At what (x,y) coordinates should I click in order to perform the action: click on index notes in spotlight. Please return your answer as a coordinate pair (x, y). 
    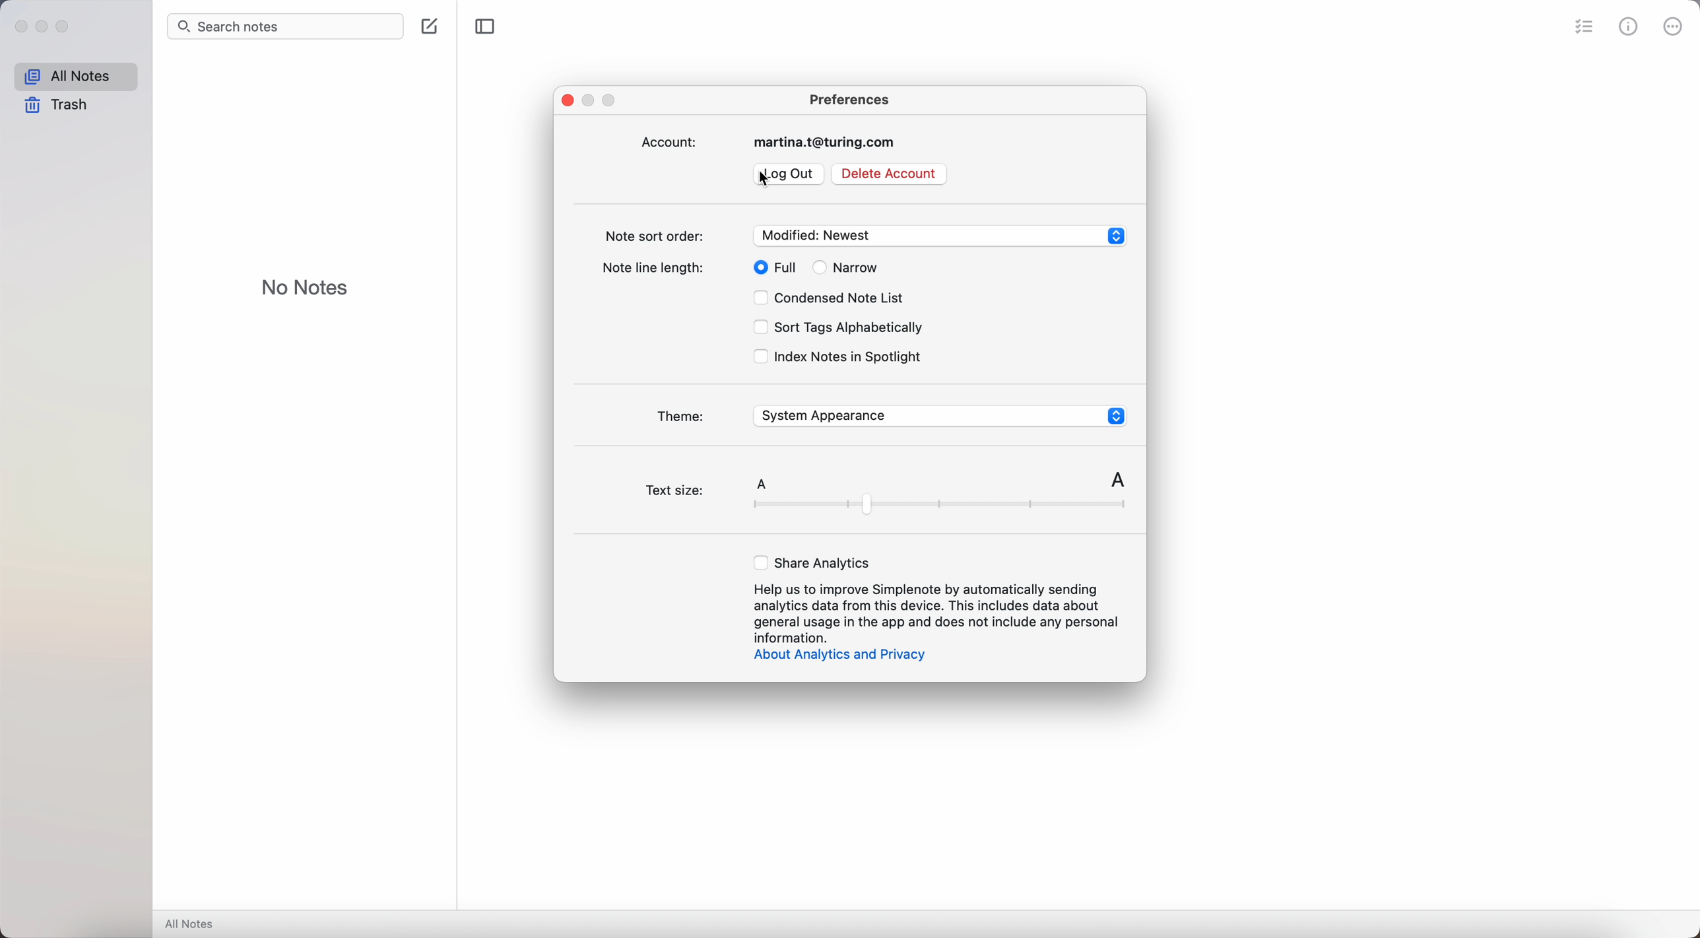
    Looking at the image, I should click on (848, 357).